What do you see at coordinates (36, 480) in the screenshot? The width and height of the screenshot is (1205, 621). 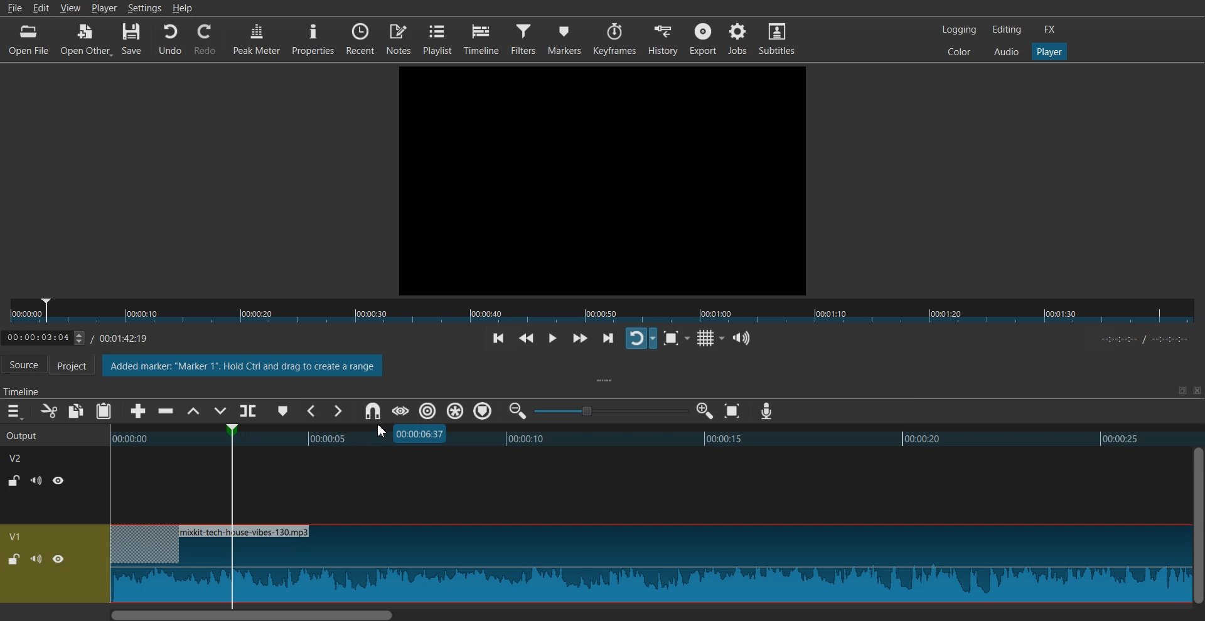 I see `Mute` at bounding box center [36, 480].